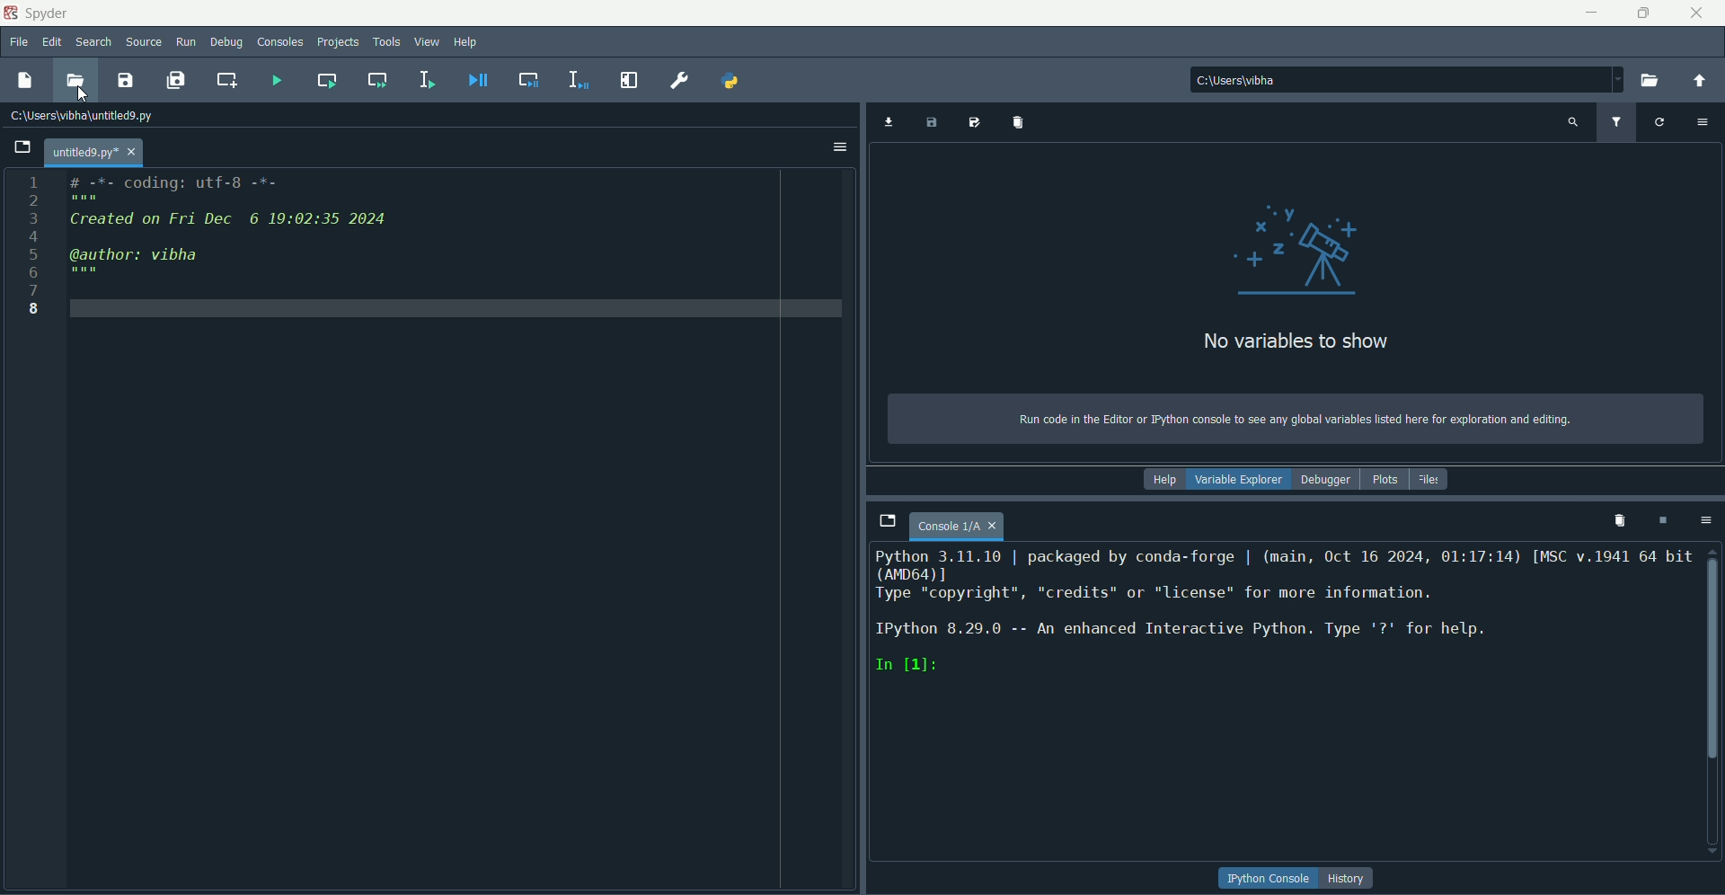 The height and width of the screenshot is (895, 1725). Describe the element at coordinates (37, 13) in the screenshot. I see `name and logo` at that location.